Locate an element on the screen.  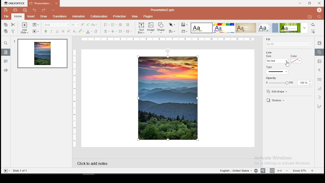
theme  is located at coordinates (268, 28).